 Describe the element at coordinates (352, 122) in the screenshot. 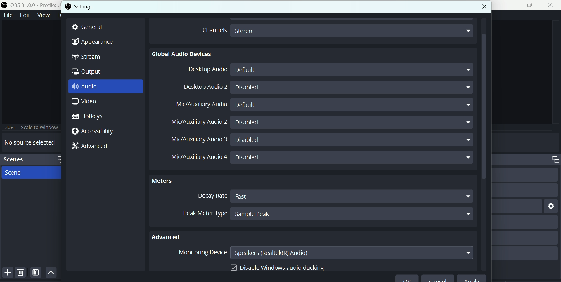

I see `Disabled` at that location.